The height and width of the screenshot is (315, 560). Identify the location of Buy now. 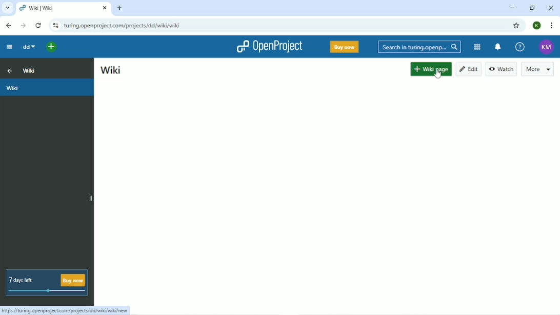
(345, 47).